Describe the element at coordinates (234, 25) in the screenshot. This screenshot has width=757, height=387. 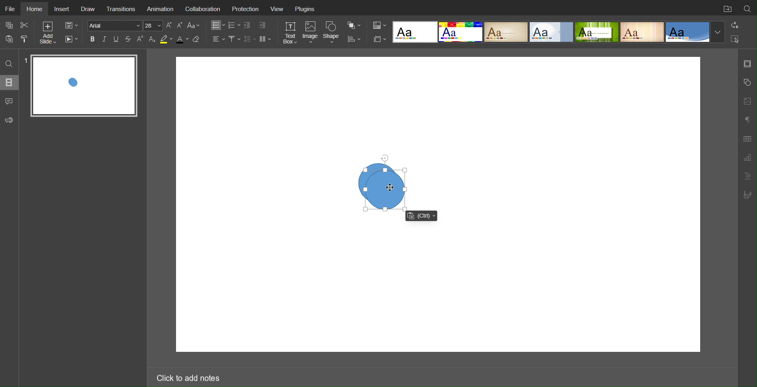
I see `Number List` at that location.